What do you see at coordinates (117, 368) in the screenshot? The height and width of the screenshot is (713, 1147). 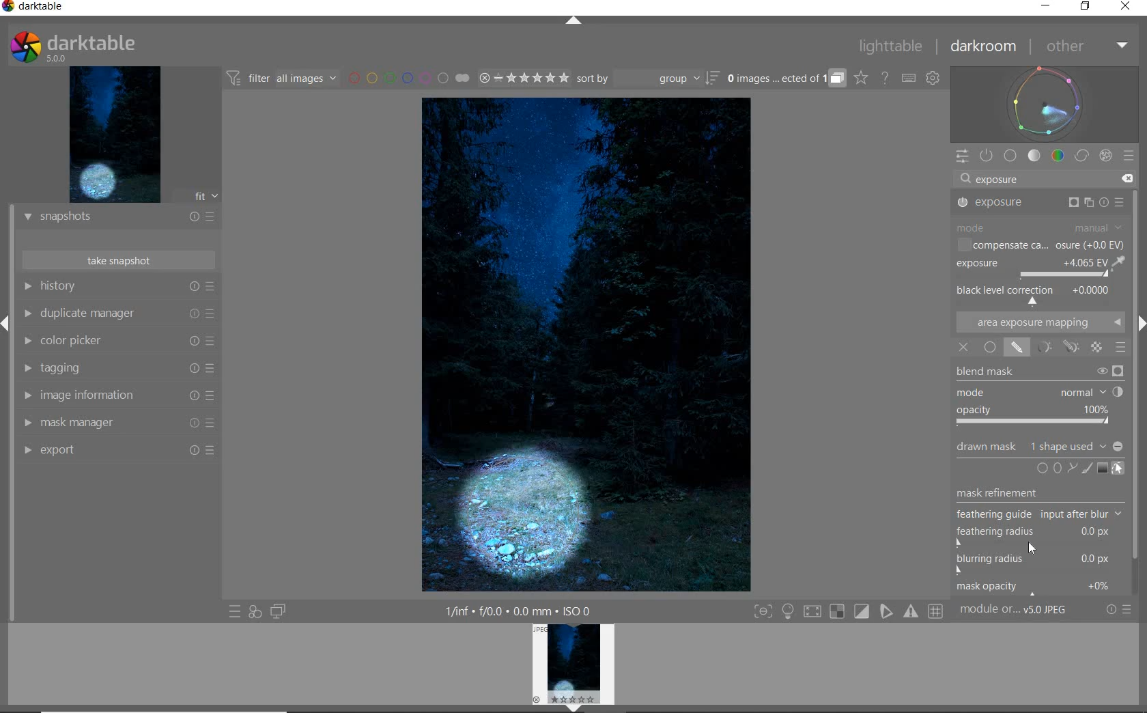 I see `TAGGING` at bounding box center [117, 368].